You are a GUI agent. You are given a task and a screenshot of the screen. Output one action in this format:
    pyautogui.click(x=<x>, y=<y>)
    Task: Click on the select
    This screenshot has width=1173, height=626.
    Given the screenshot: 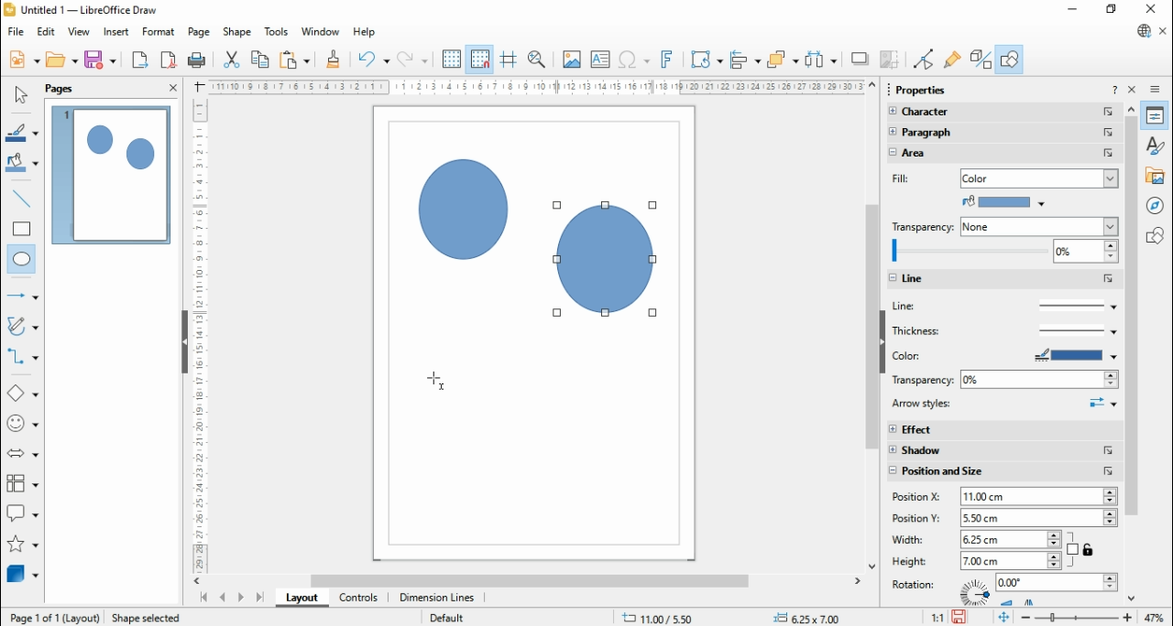 What is the action you would take?
    pyautogui.click(x=20, y=94)
    